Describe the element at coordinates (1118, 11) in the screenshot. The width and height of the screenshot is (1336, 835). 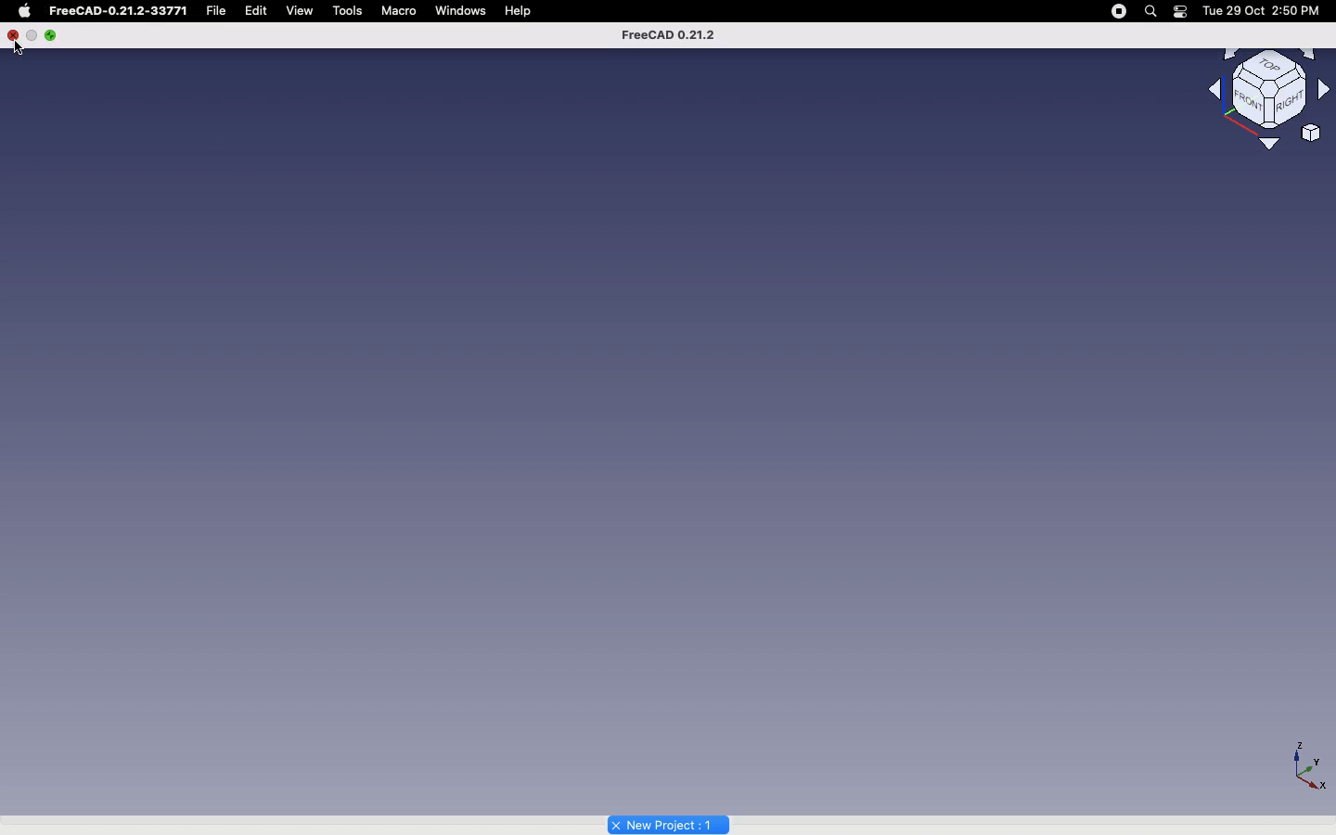
I see `Recording` at that location.